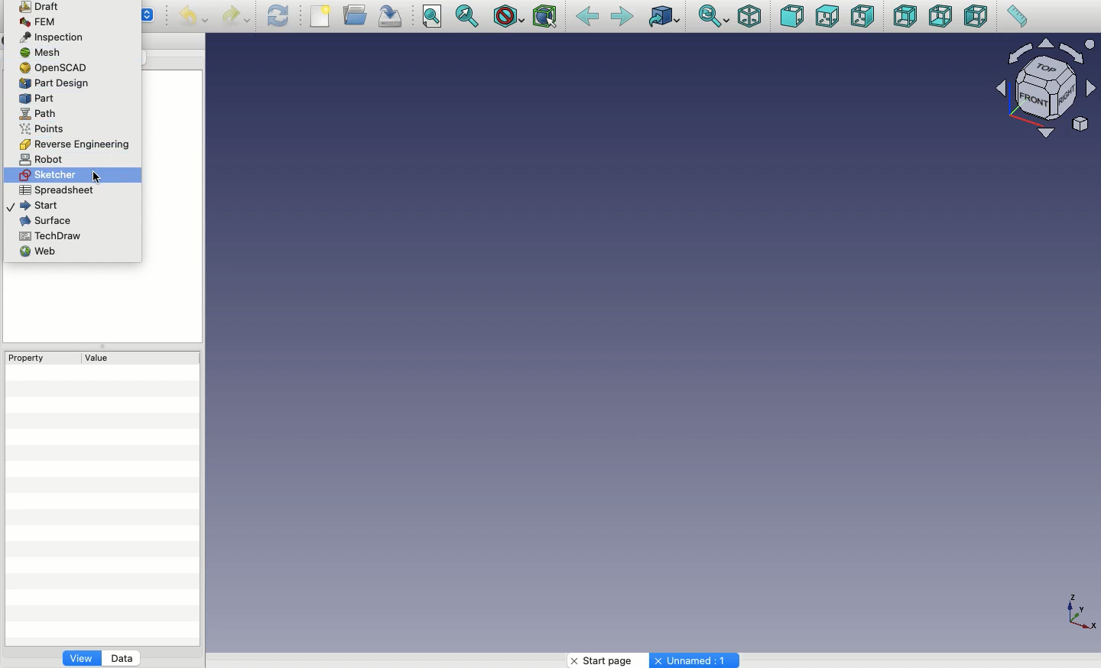  Describe the element at coordinates (123, 657) in the screenshot. I see `Data` at that location.